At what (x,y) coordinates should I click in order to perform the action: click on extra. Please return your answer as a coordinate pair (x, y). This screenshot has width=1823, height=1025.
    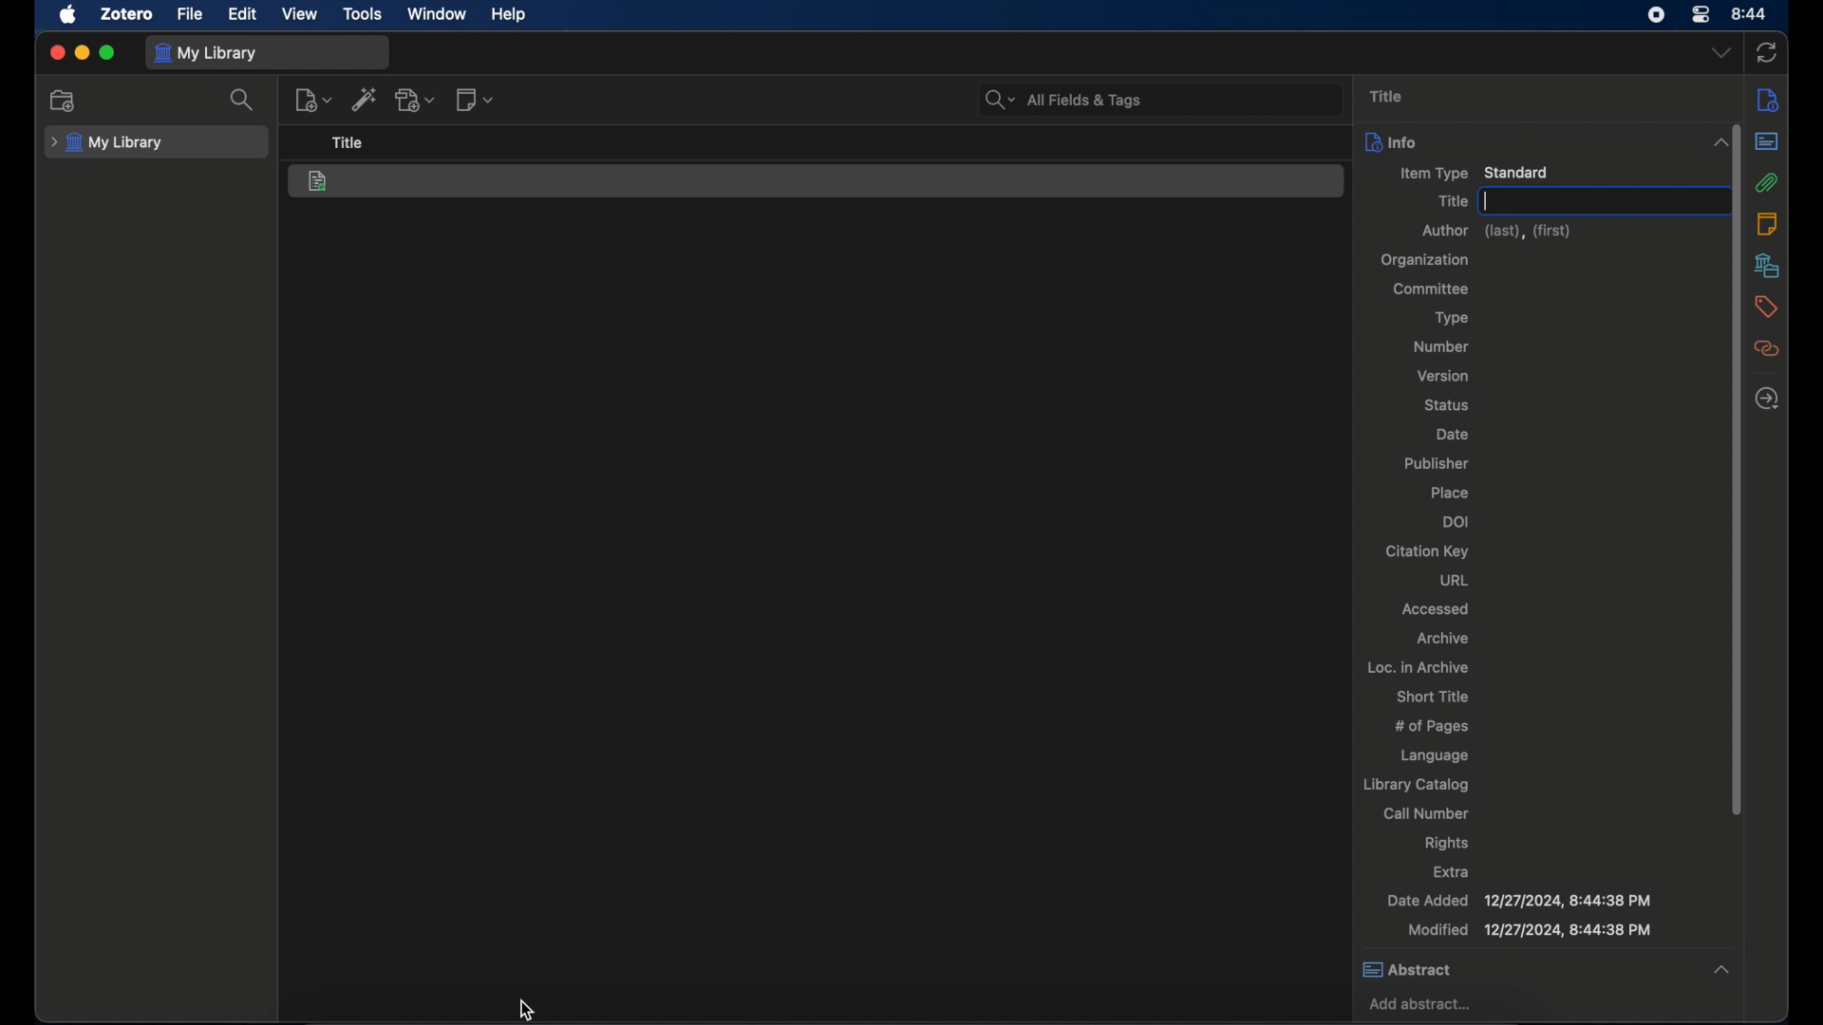
    Looking at the image, I should click on (1451, 871).